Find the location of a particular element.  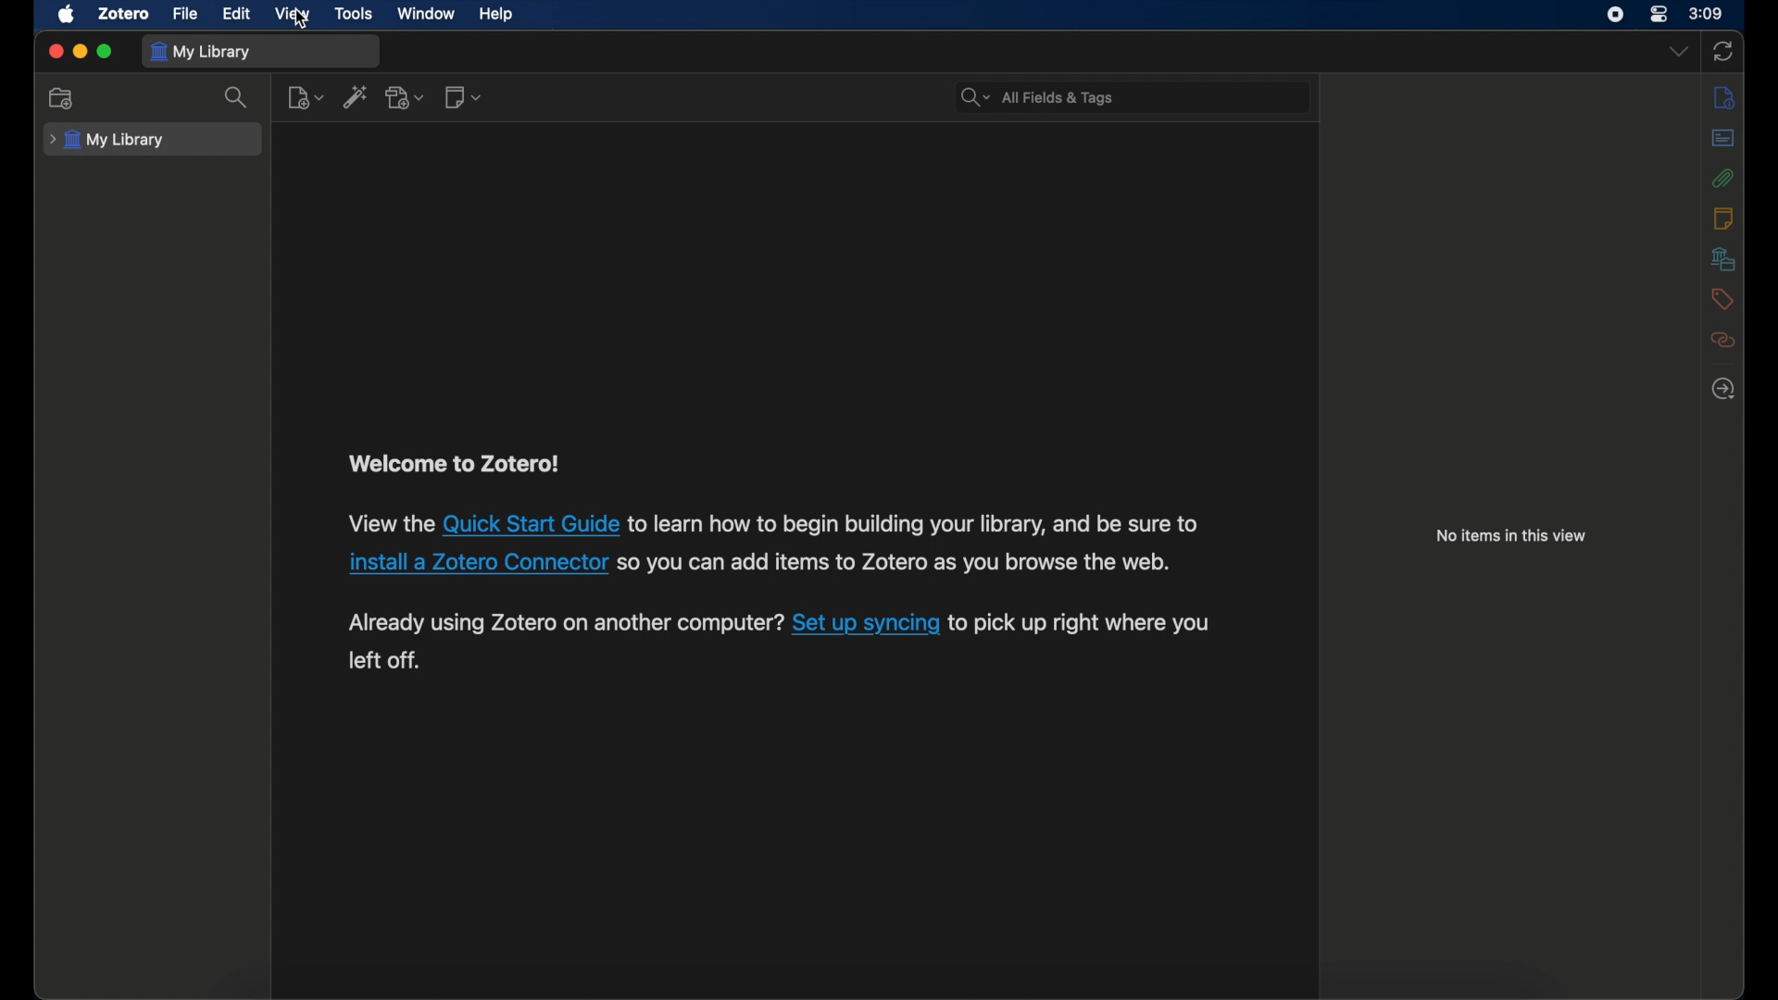

zotero is located at coordinates (122, 13).